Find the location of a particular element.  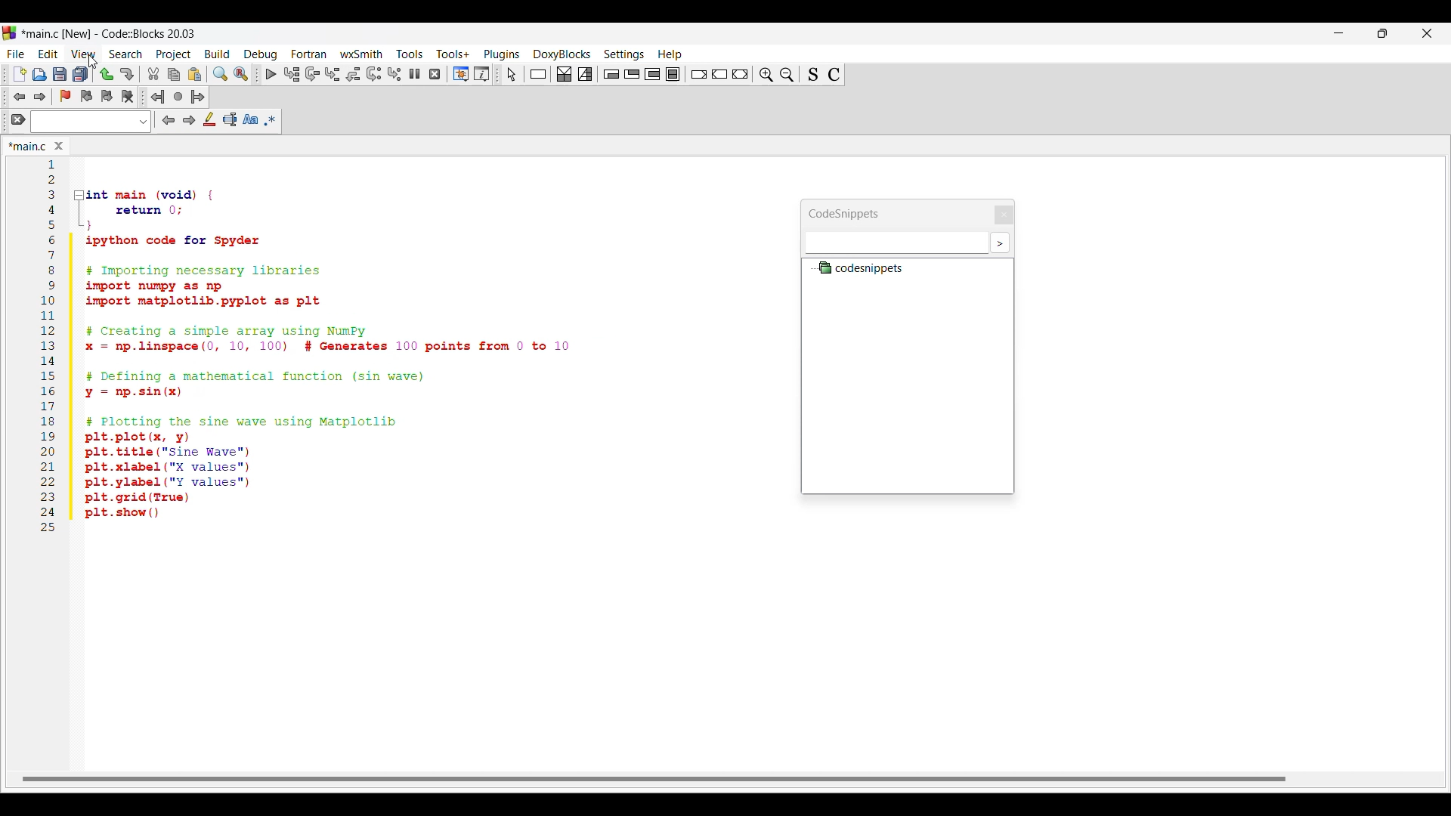

Continue instruction is located at coordinates (719, 74).